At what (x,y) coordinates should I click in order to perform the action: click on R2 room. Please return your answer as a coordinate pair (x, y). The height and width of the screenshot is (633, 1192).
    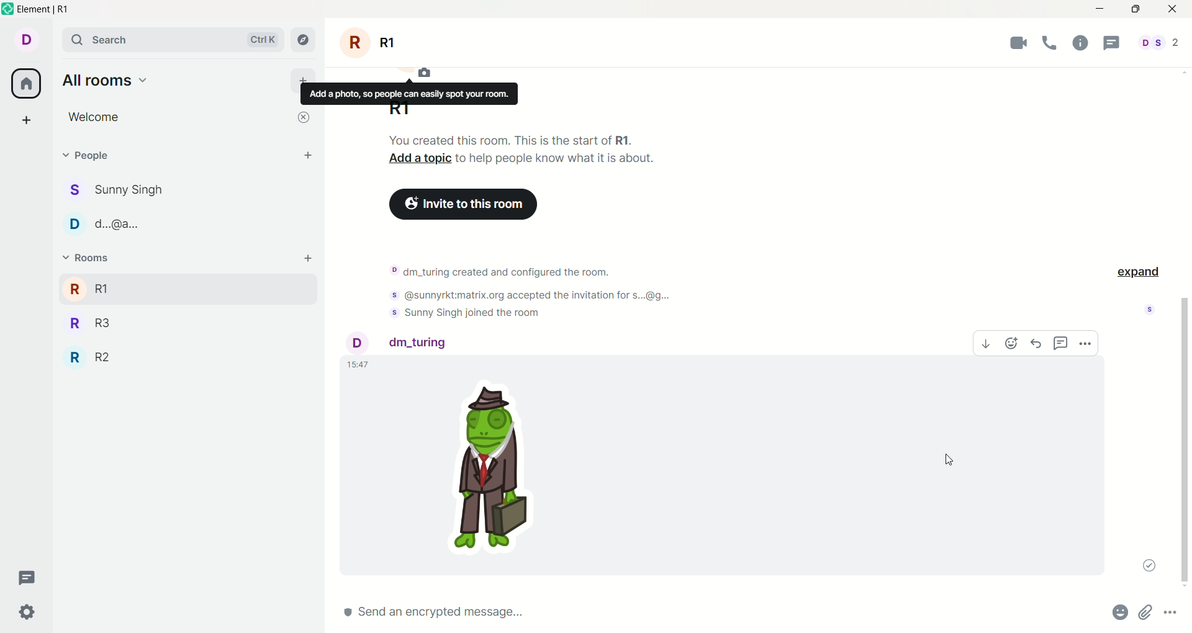
    Looking at the image, I should click on (89, 357).